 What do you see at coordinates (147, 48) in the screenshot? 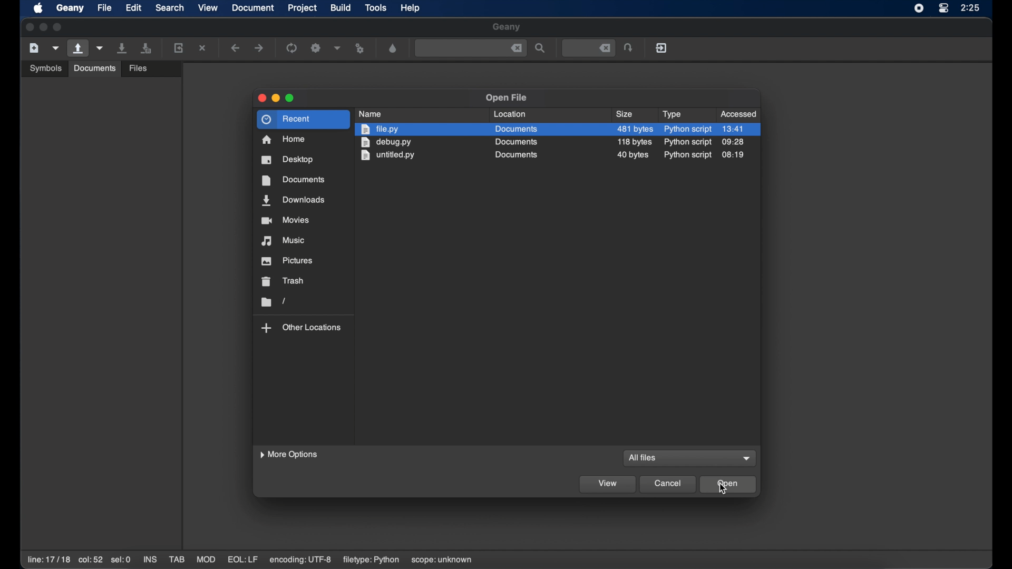
I see `save all files` at bounding box center [147, 48].